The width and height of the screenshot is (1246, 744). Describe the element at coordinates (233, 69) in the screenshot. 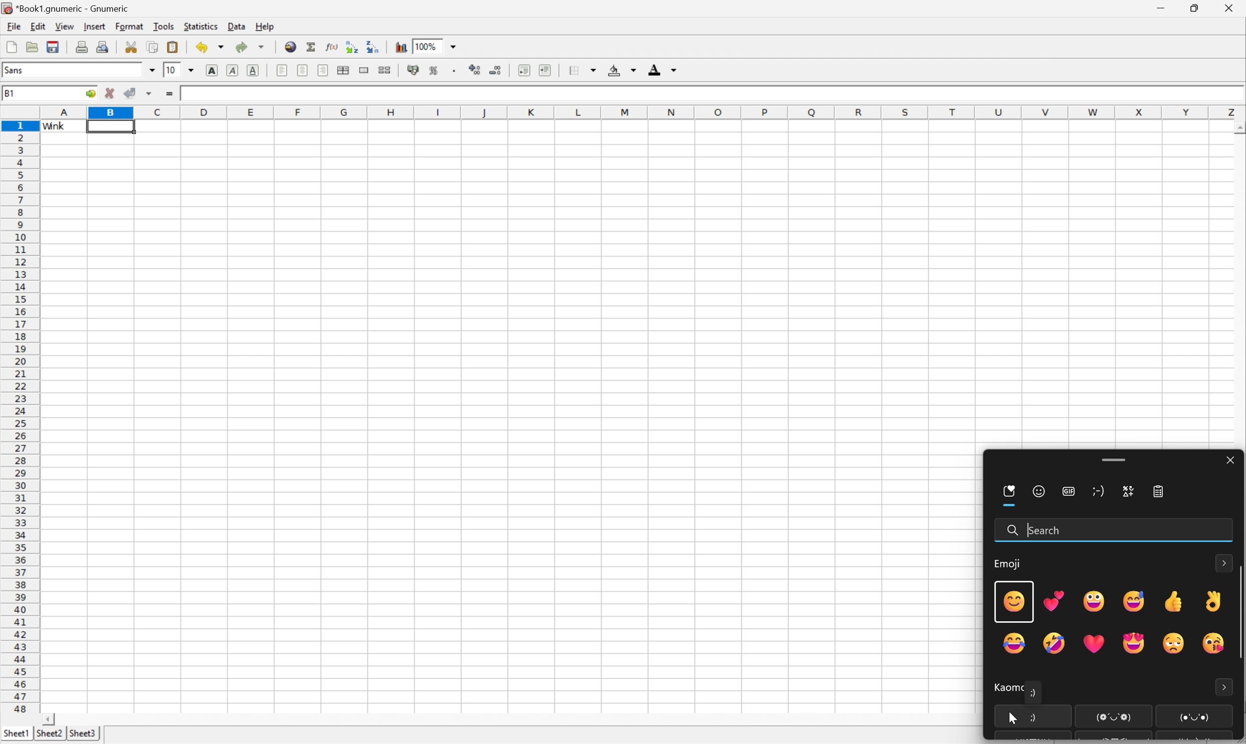

I see `italic` at that location.